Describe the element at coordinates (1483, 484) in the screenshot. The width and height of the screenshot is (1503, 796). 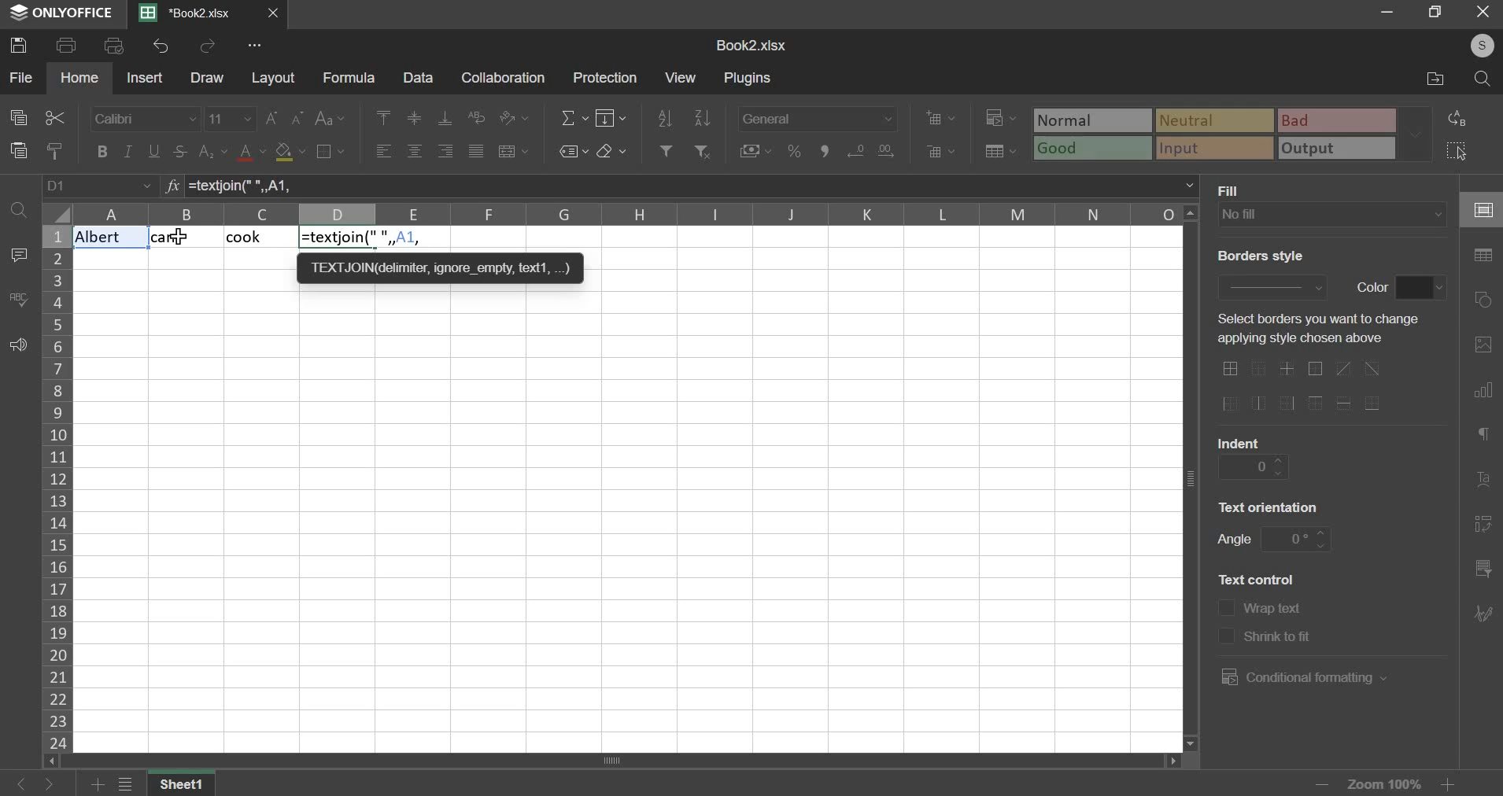
I see `text art` at that location.